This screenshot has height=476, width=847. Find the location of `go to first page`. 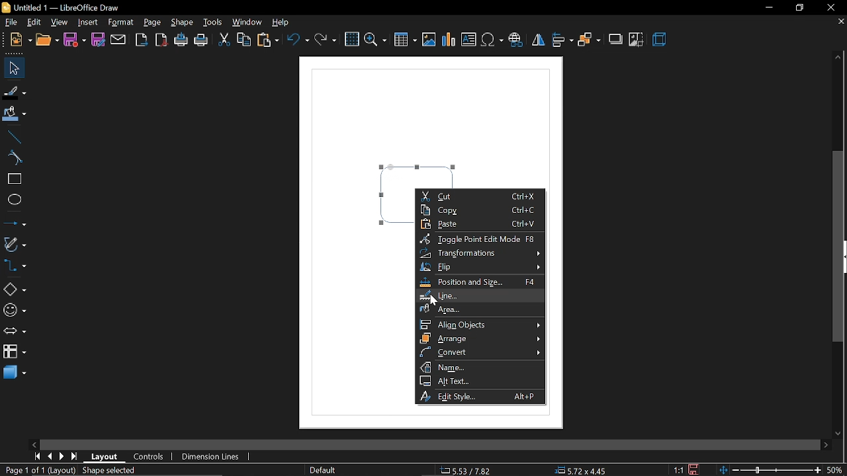

go to first page is located at coordinates (36, 456).